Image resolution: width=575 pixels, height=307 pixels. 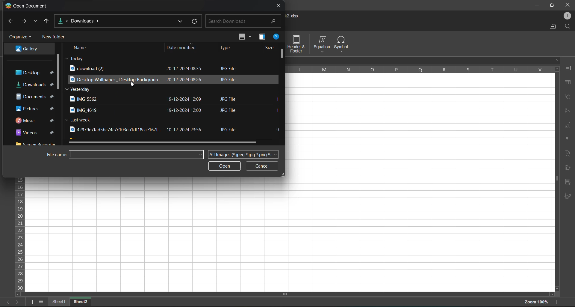 What do you see at coordinates (276, 37) in the screenshot?
I see `help` at bounding box center [276, 37].